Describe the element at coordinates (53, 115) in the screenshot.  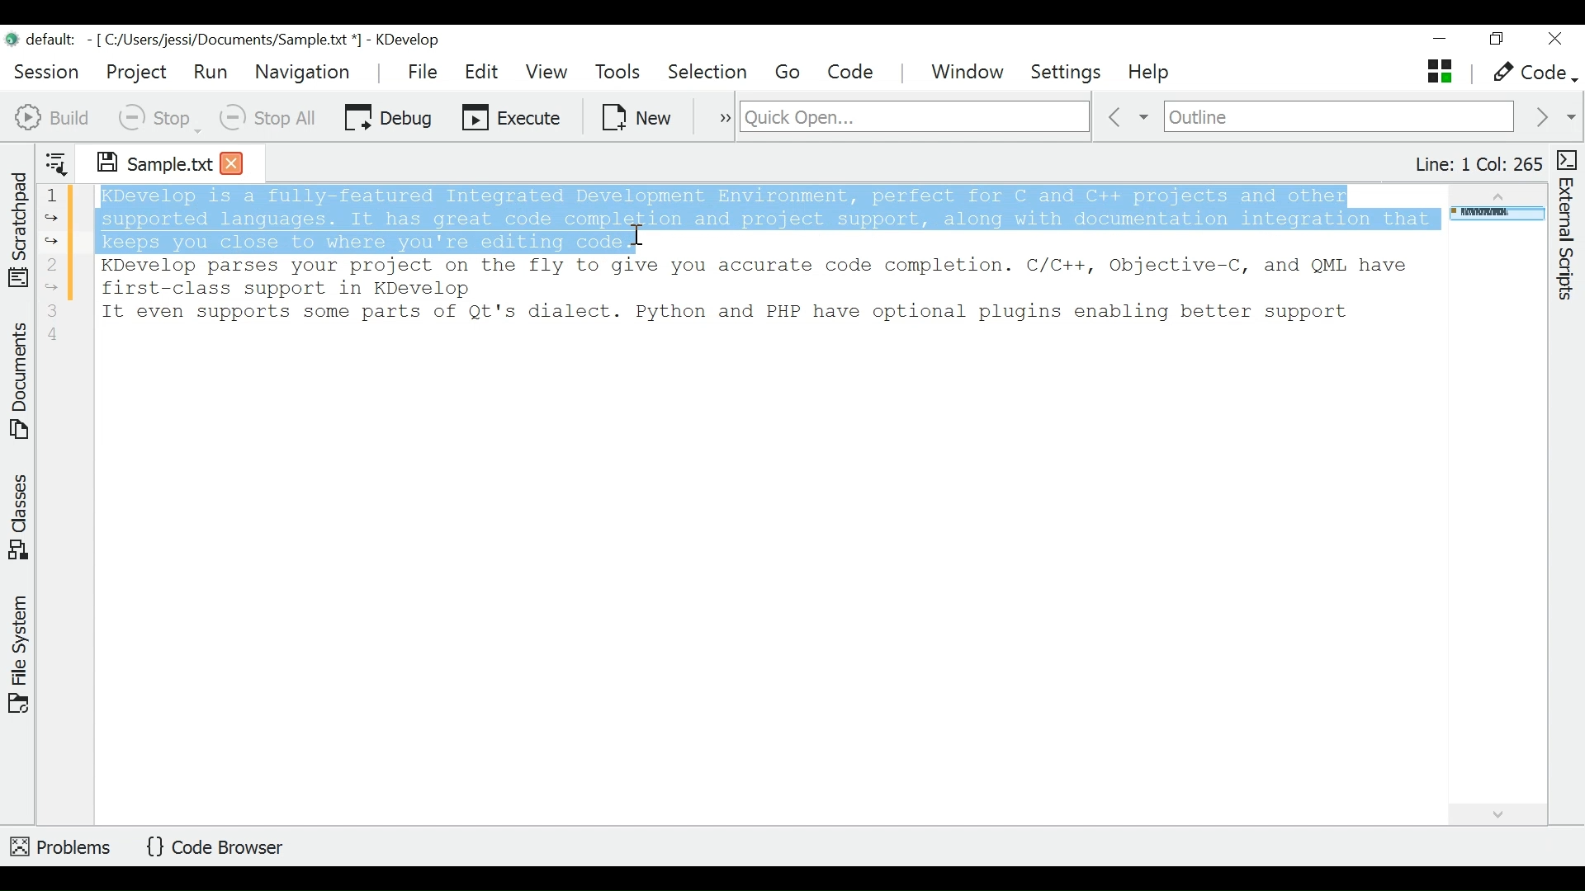
I see `Build` at that location.